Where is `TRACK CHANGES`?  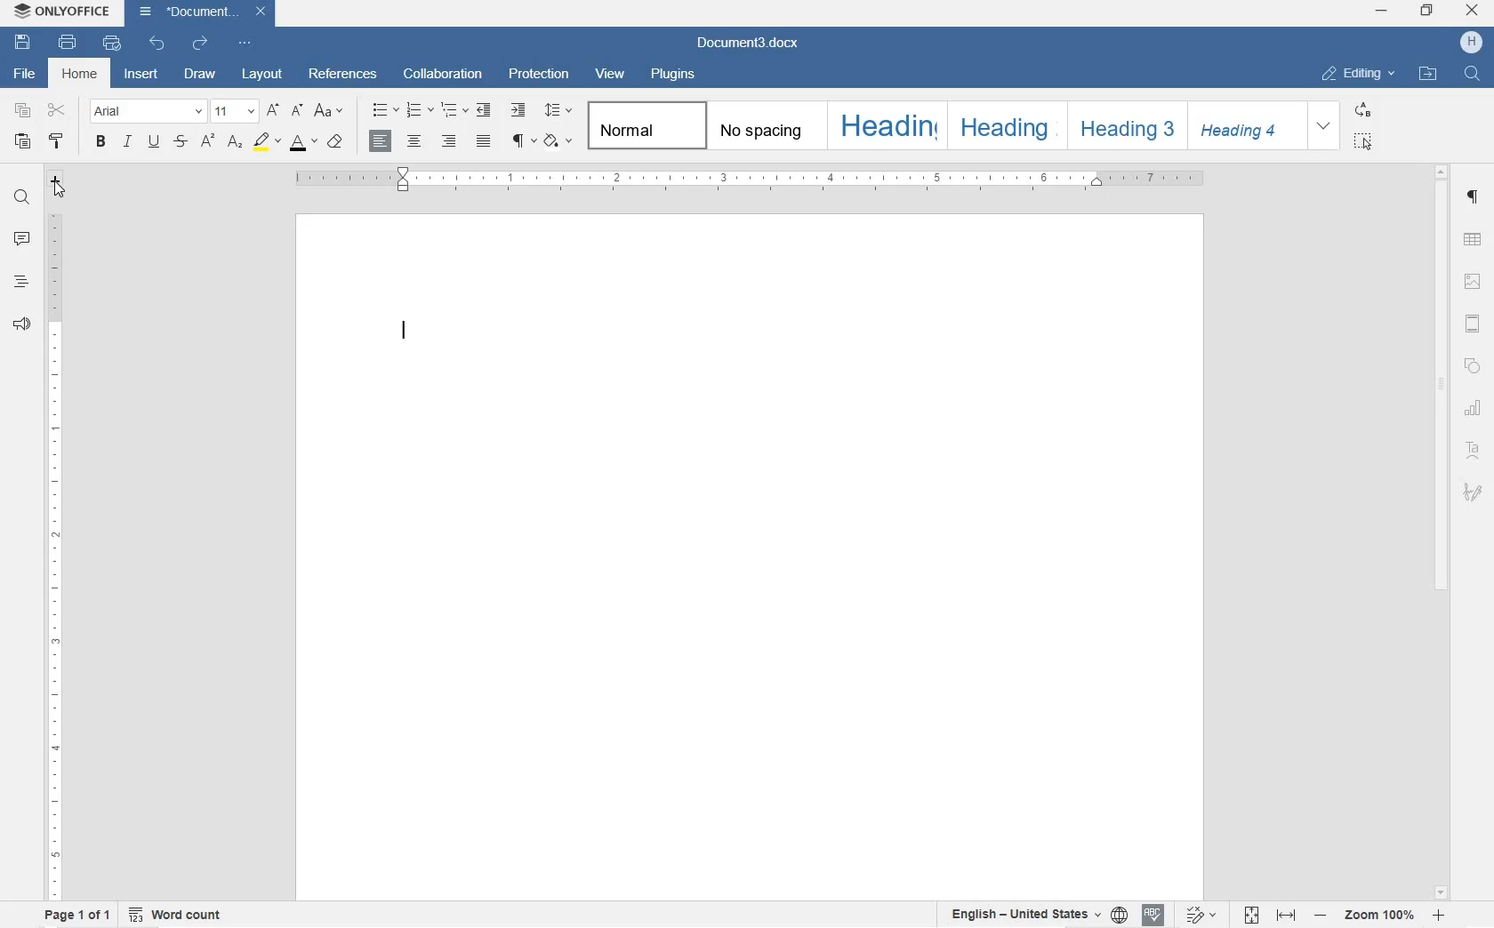 TRACK CHANGES is located at coordinates (1199, 916).